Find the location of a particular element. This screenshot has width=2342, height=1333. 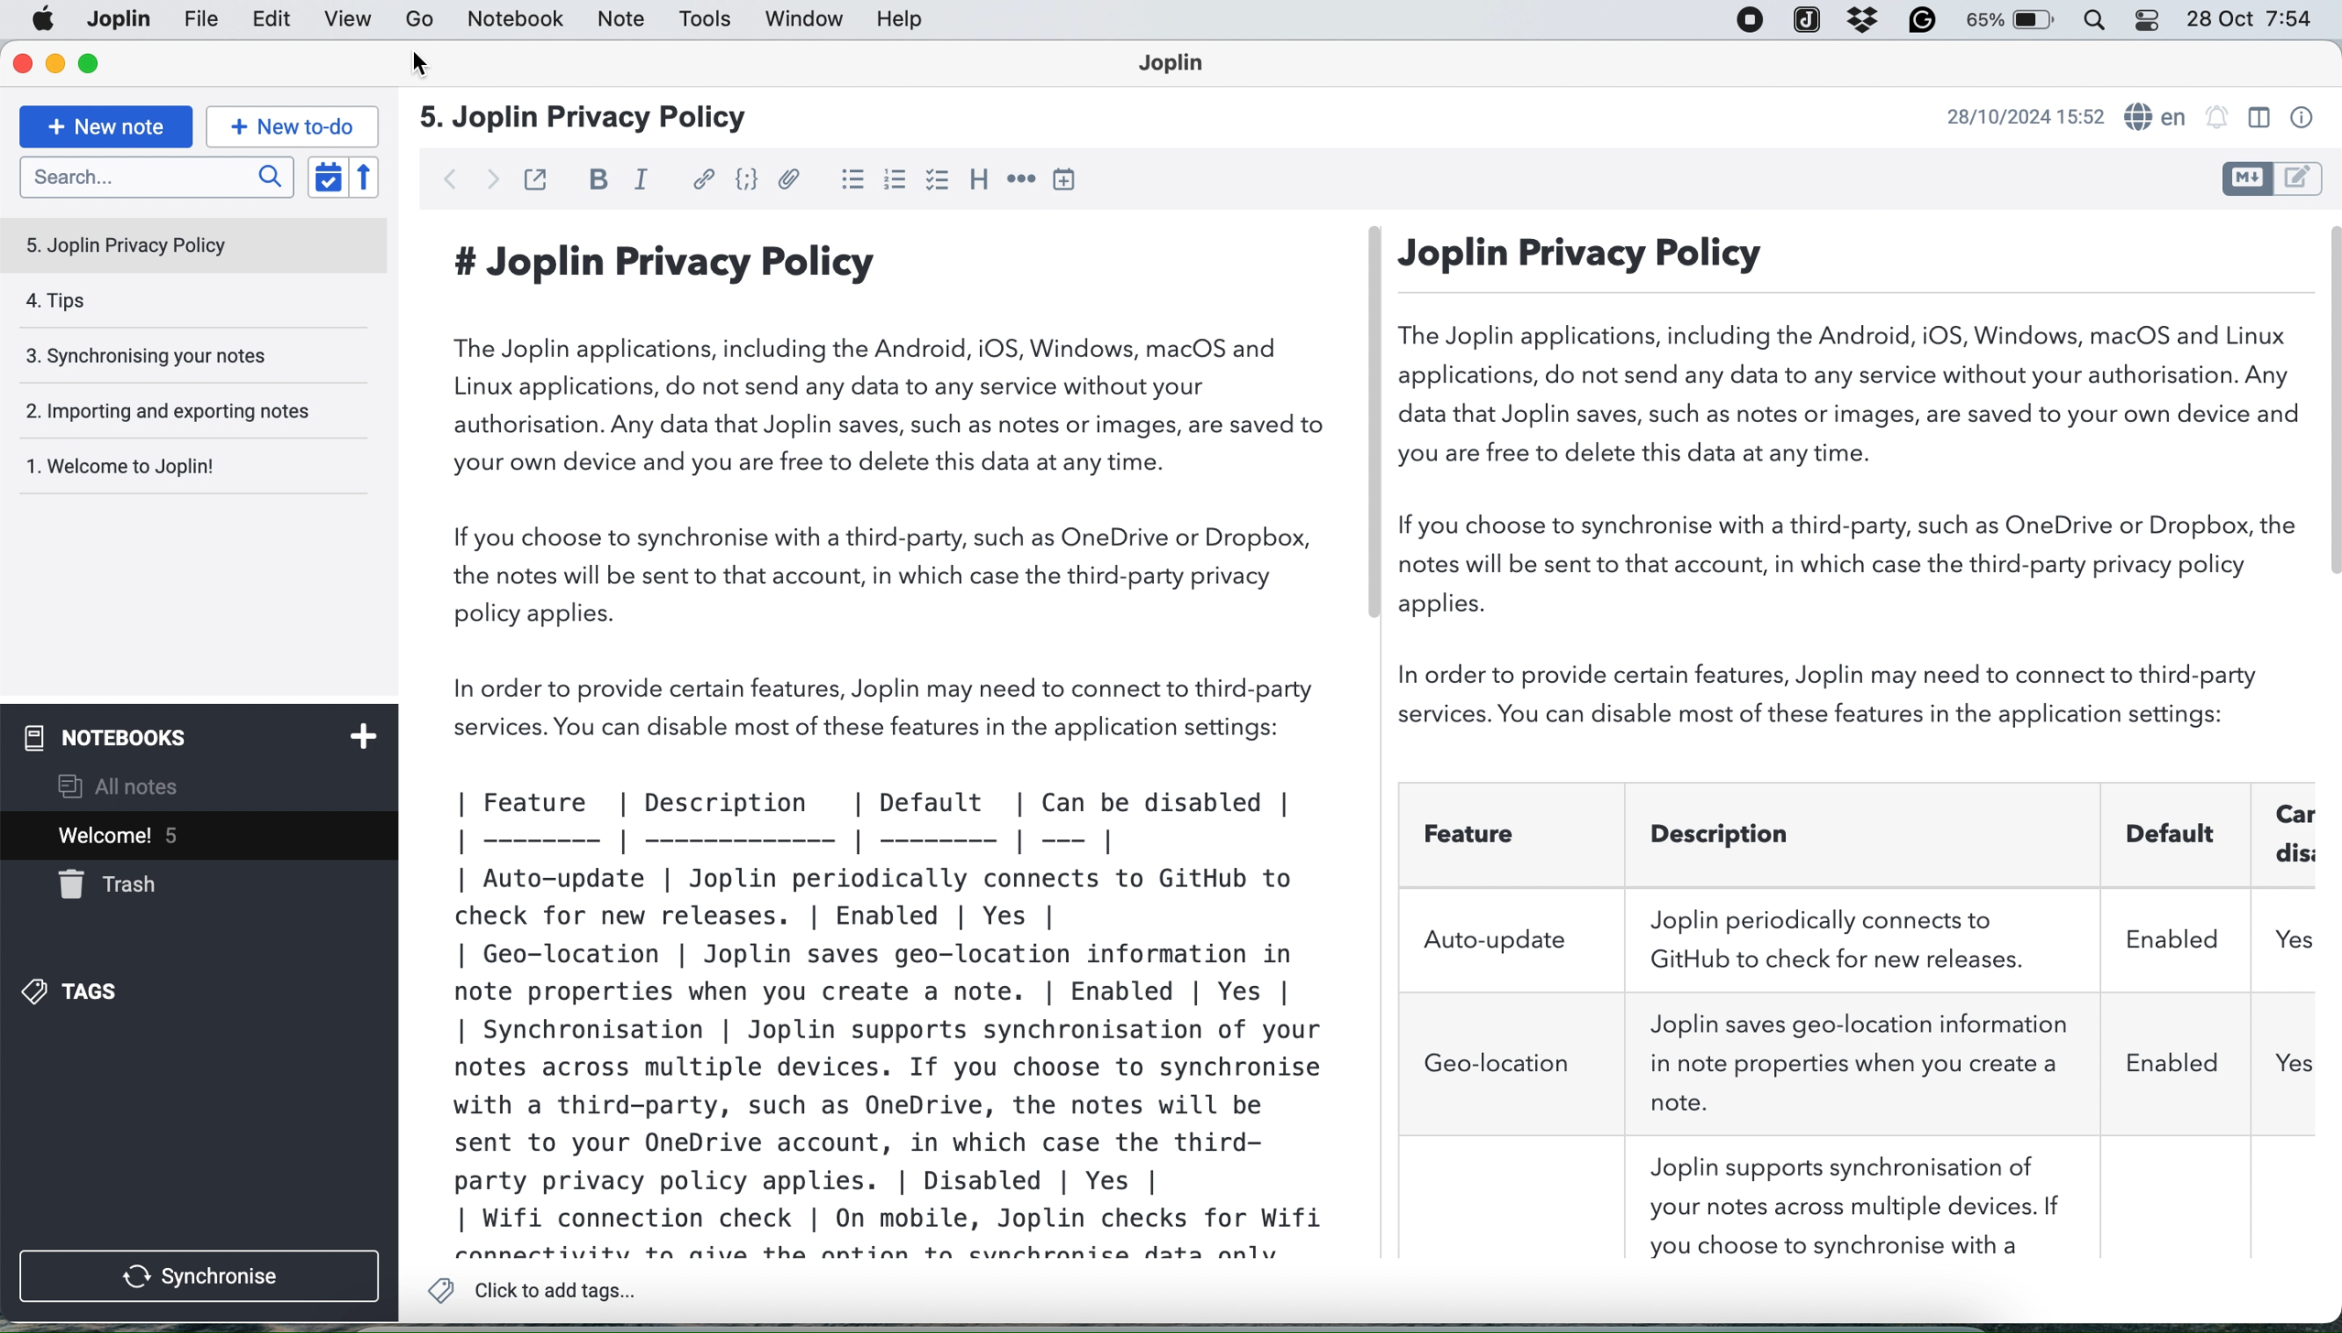

toggle sort order field is located at coordinates (326, 178).